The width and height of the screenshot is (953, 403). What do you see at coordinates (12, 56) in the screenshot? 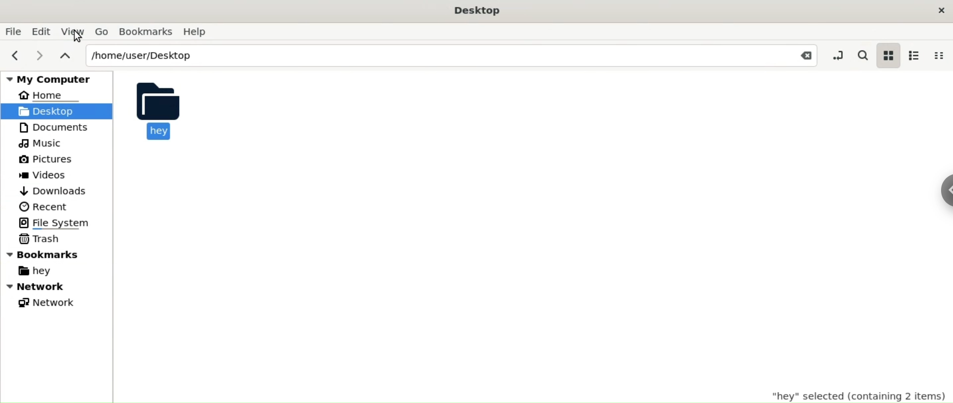
I see `previous` at bounding box center [12, 56].